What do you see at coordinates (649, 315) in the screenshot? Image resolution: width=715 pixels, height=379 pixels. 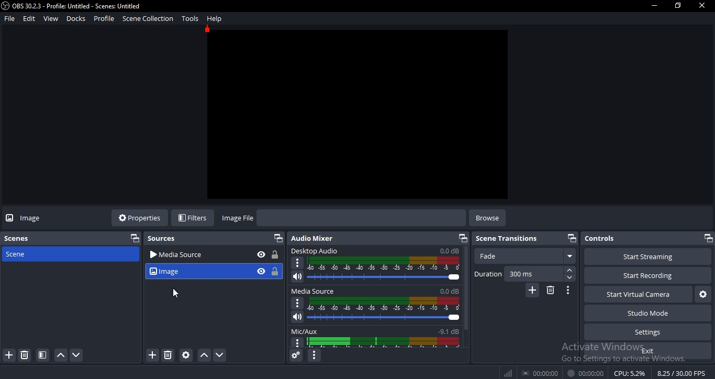 I see `studio mode` at bounding box center [649, 315].